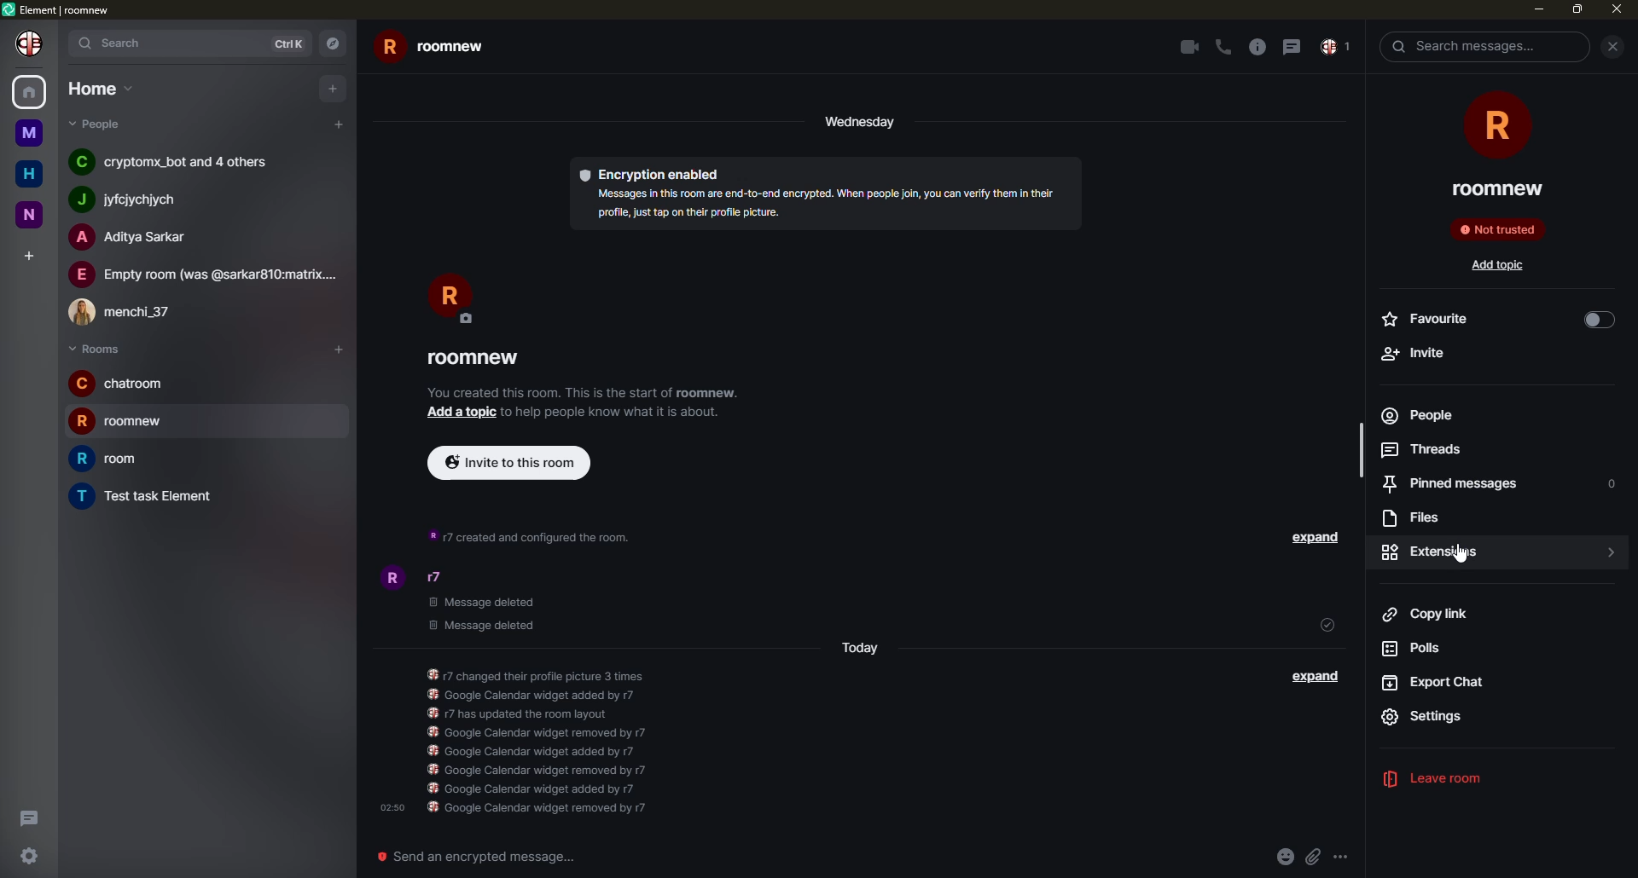  Describe the element at coordinates (1416, 354) in the screenshot. I see `+ Invite` at that location.